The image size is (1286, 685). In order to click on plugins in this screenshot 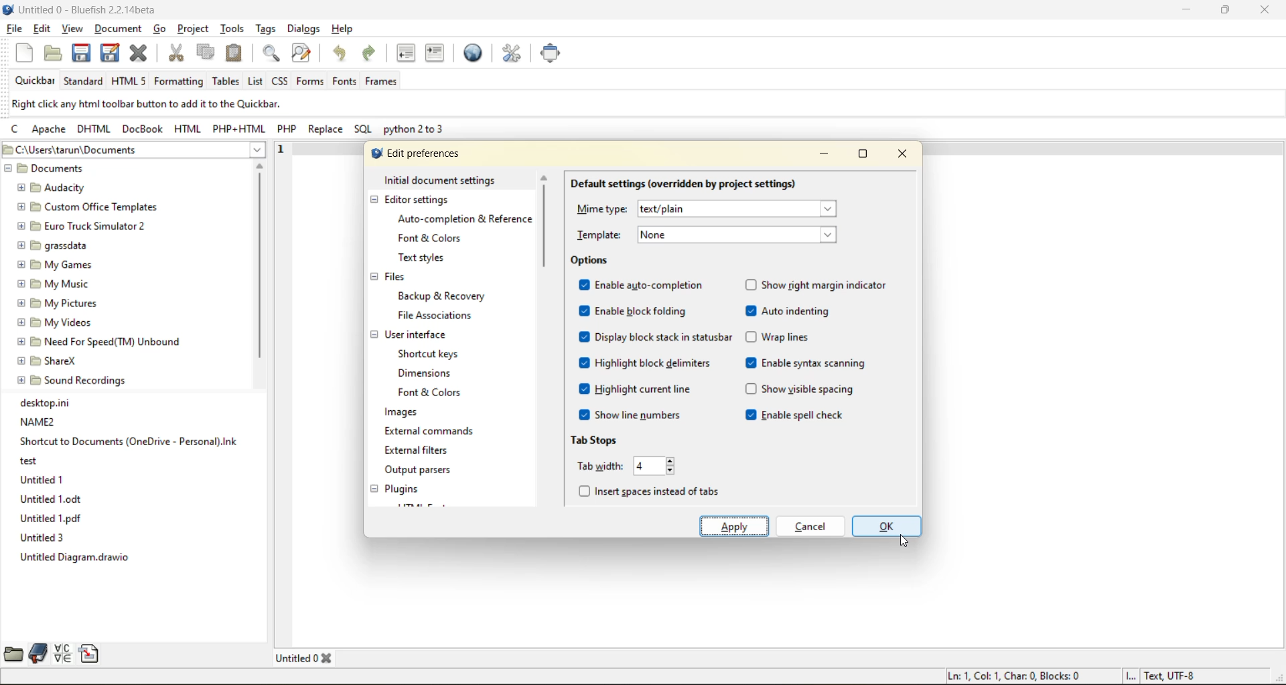, I will do `click(406, 489)`.